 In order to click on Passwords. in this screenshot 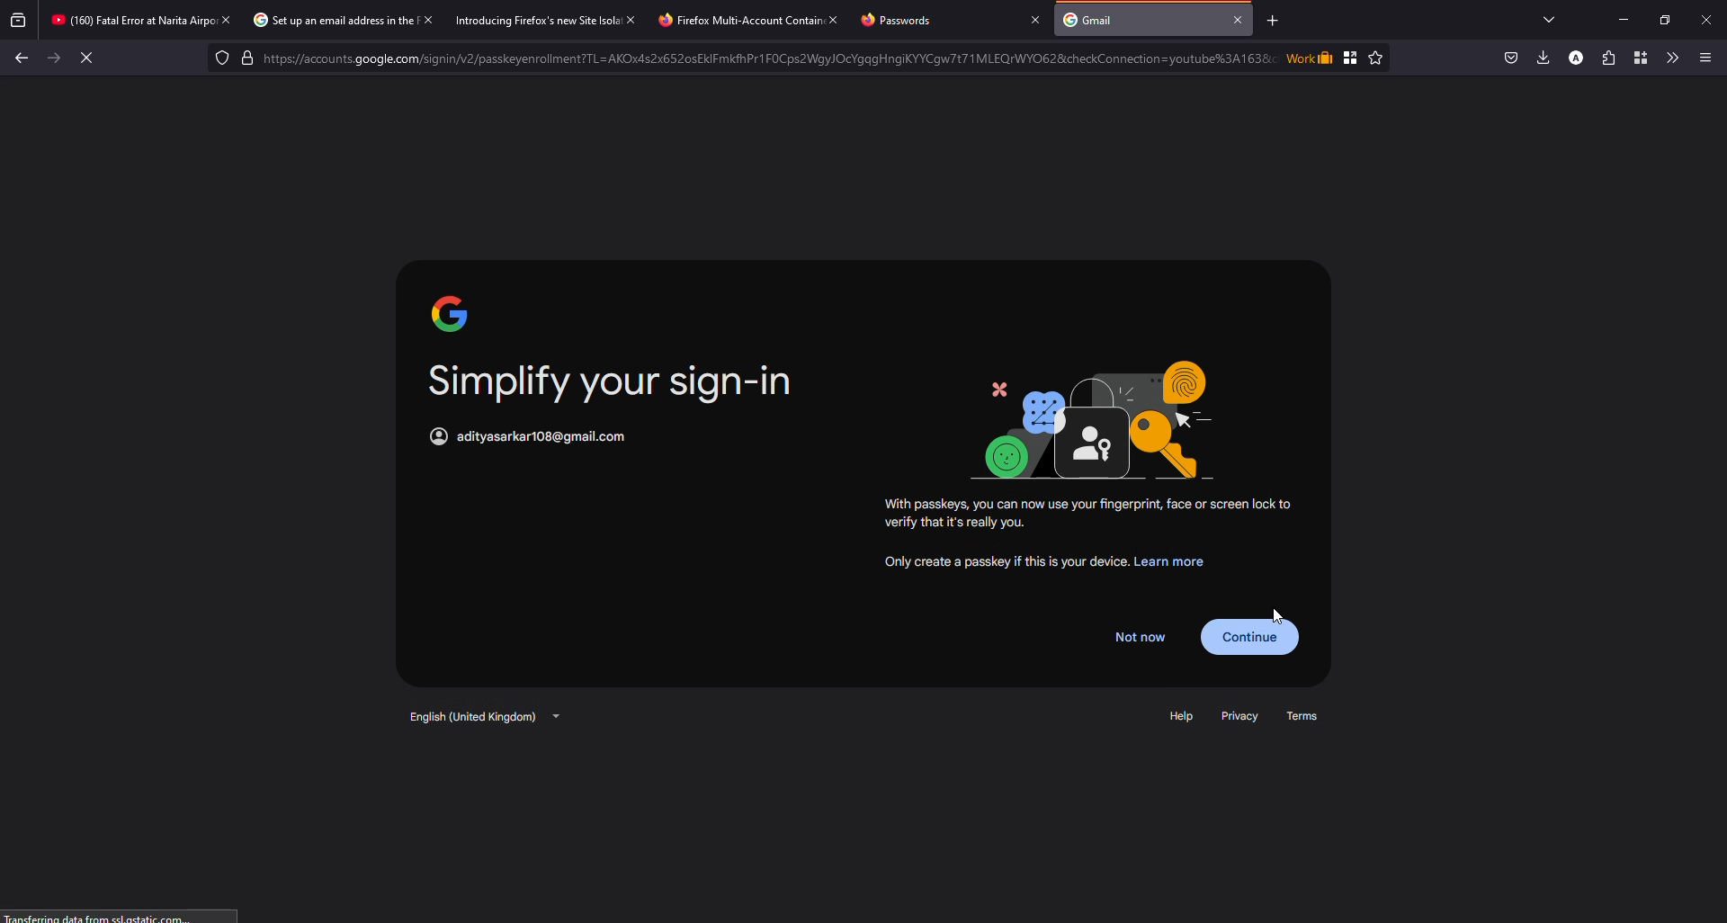, I will do `click(901, 21)`.